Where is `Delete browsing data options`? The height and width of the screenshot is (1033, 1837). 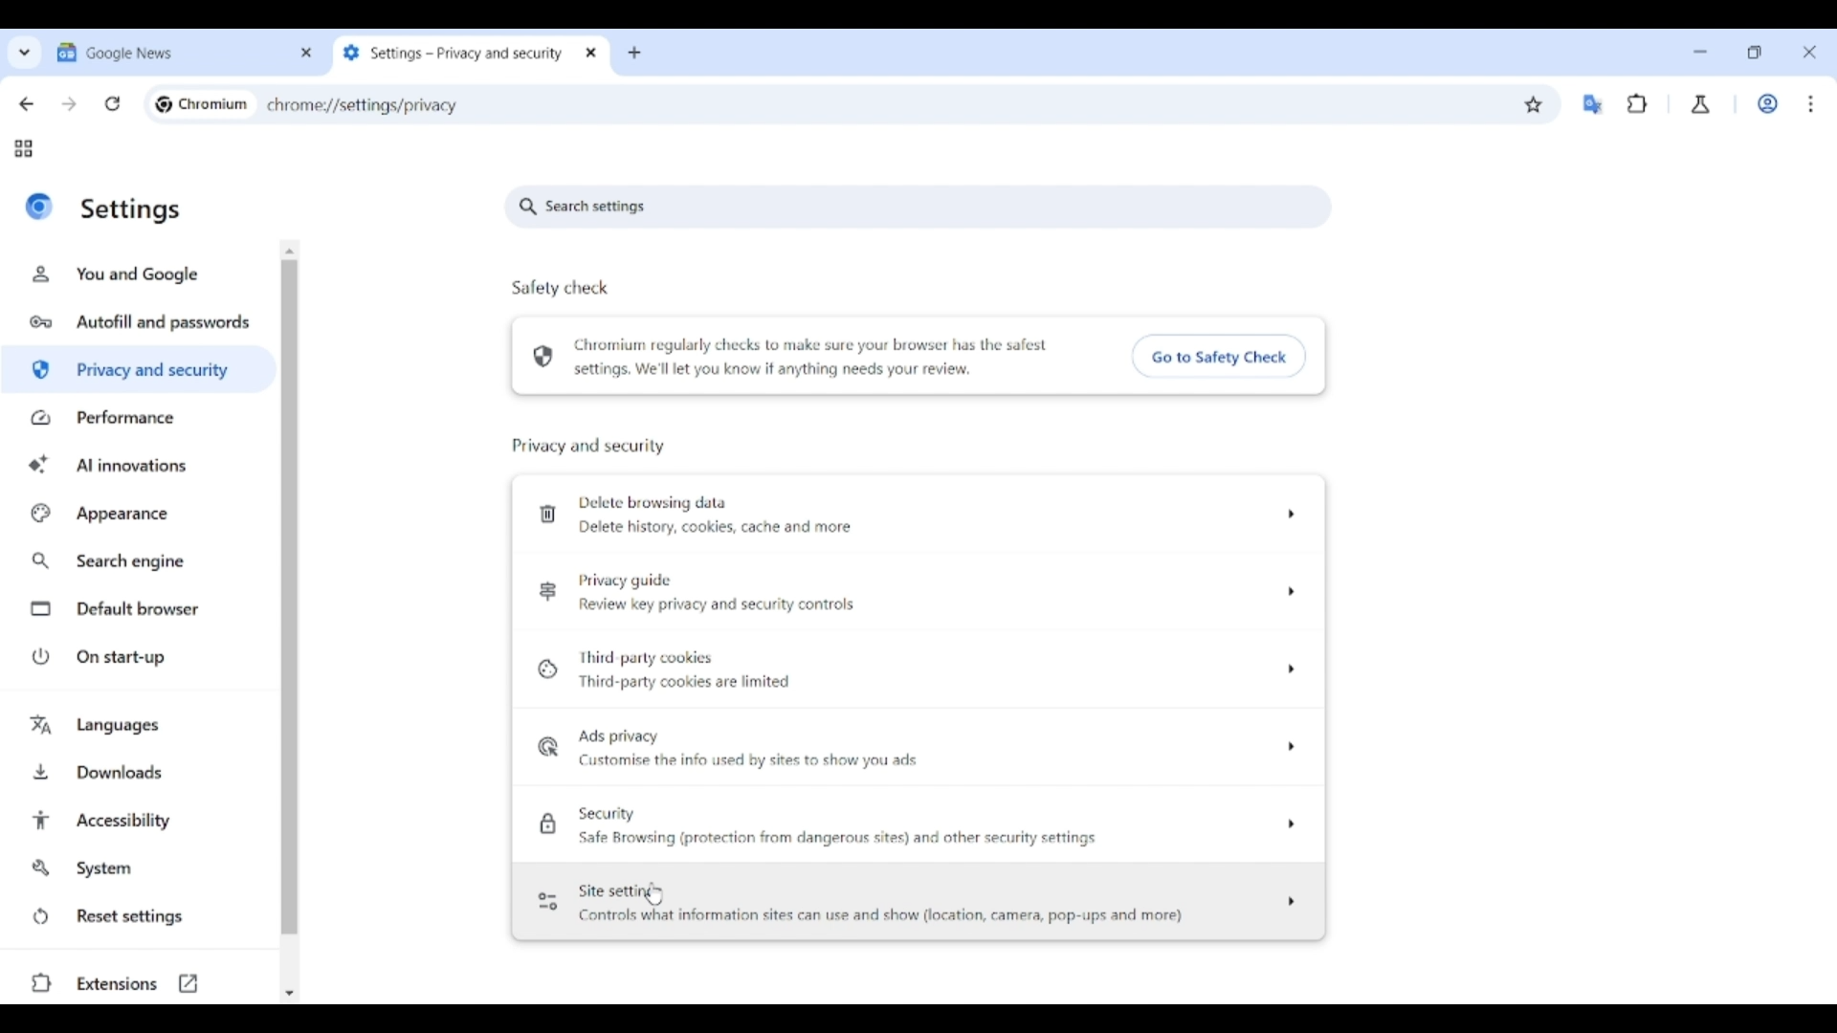
Delete browsing data options is located at coordinates (916, 515).